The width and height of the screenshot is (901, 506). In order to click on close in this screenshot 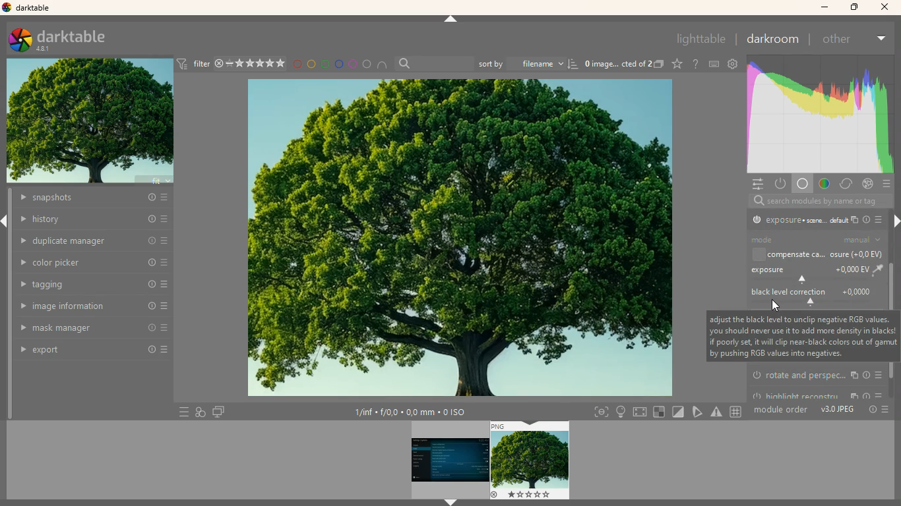, I will do `click(885, 7)`.